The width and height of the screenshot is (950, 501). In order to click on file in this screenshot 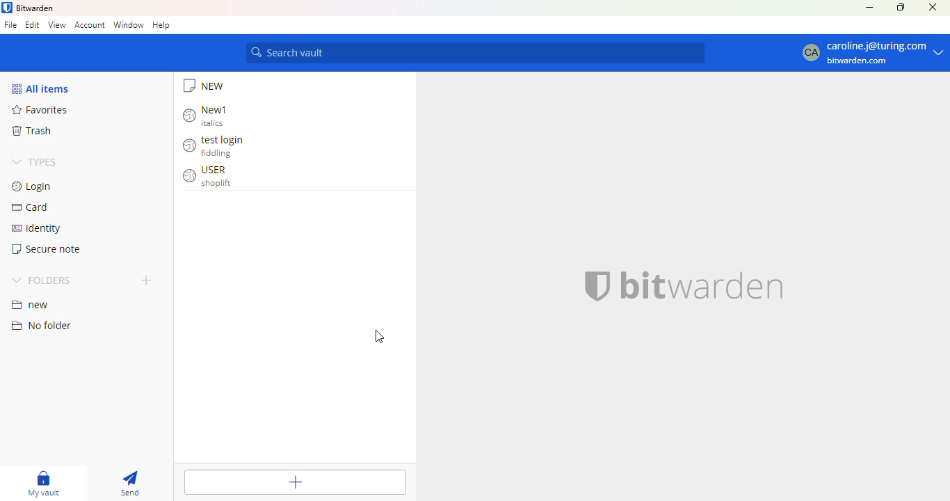, I will do `click(10, 24)`.